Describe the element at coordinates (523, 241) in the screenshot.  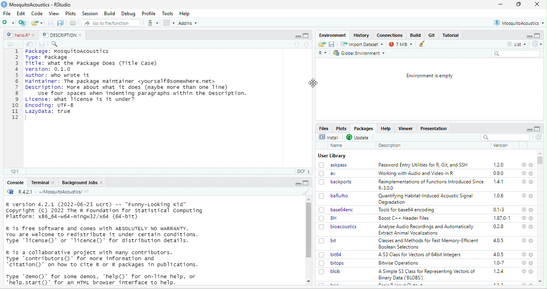
I see `help` at that location.